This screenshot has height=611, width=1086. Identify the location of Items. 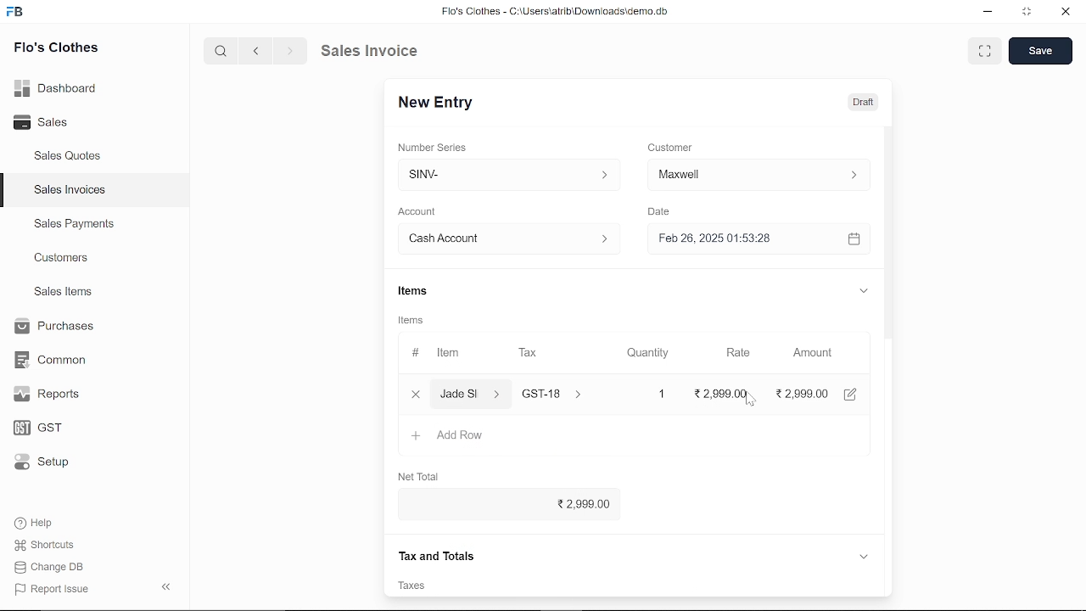
(411, 293).